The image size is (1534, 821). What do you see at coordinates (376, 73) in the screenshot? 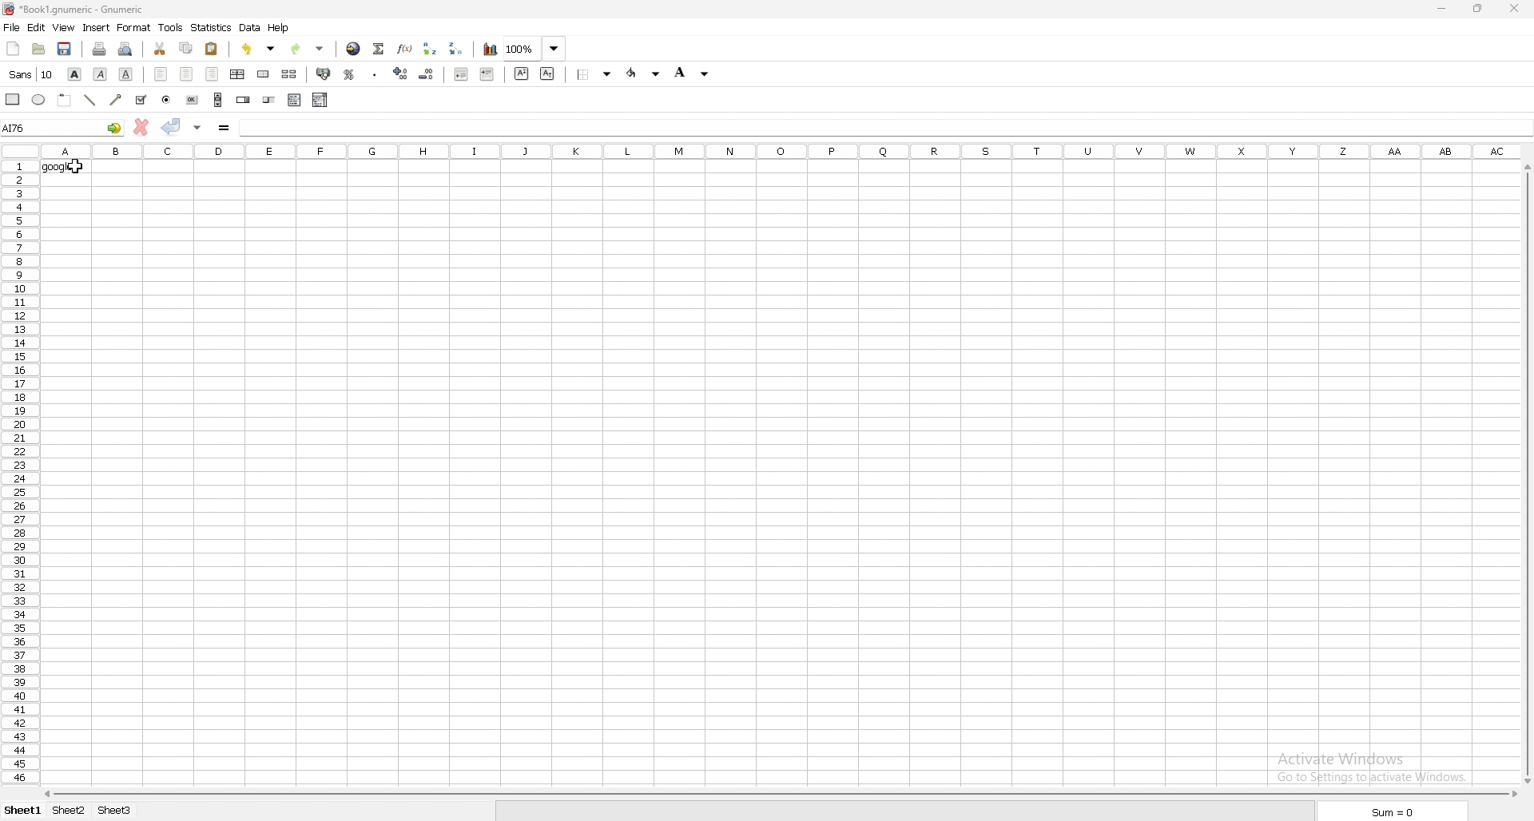
I see `thousands separator` at bounding box center [376, 73].